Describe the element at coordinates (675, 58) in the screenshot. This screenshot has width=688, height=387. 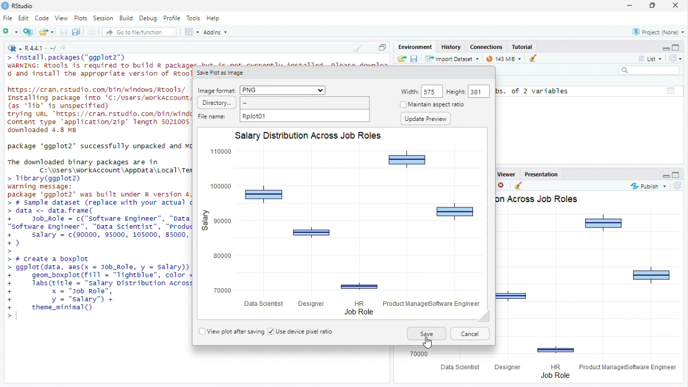
I see `Refresh option` at that location.